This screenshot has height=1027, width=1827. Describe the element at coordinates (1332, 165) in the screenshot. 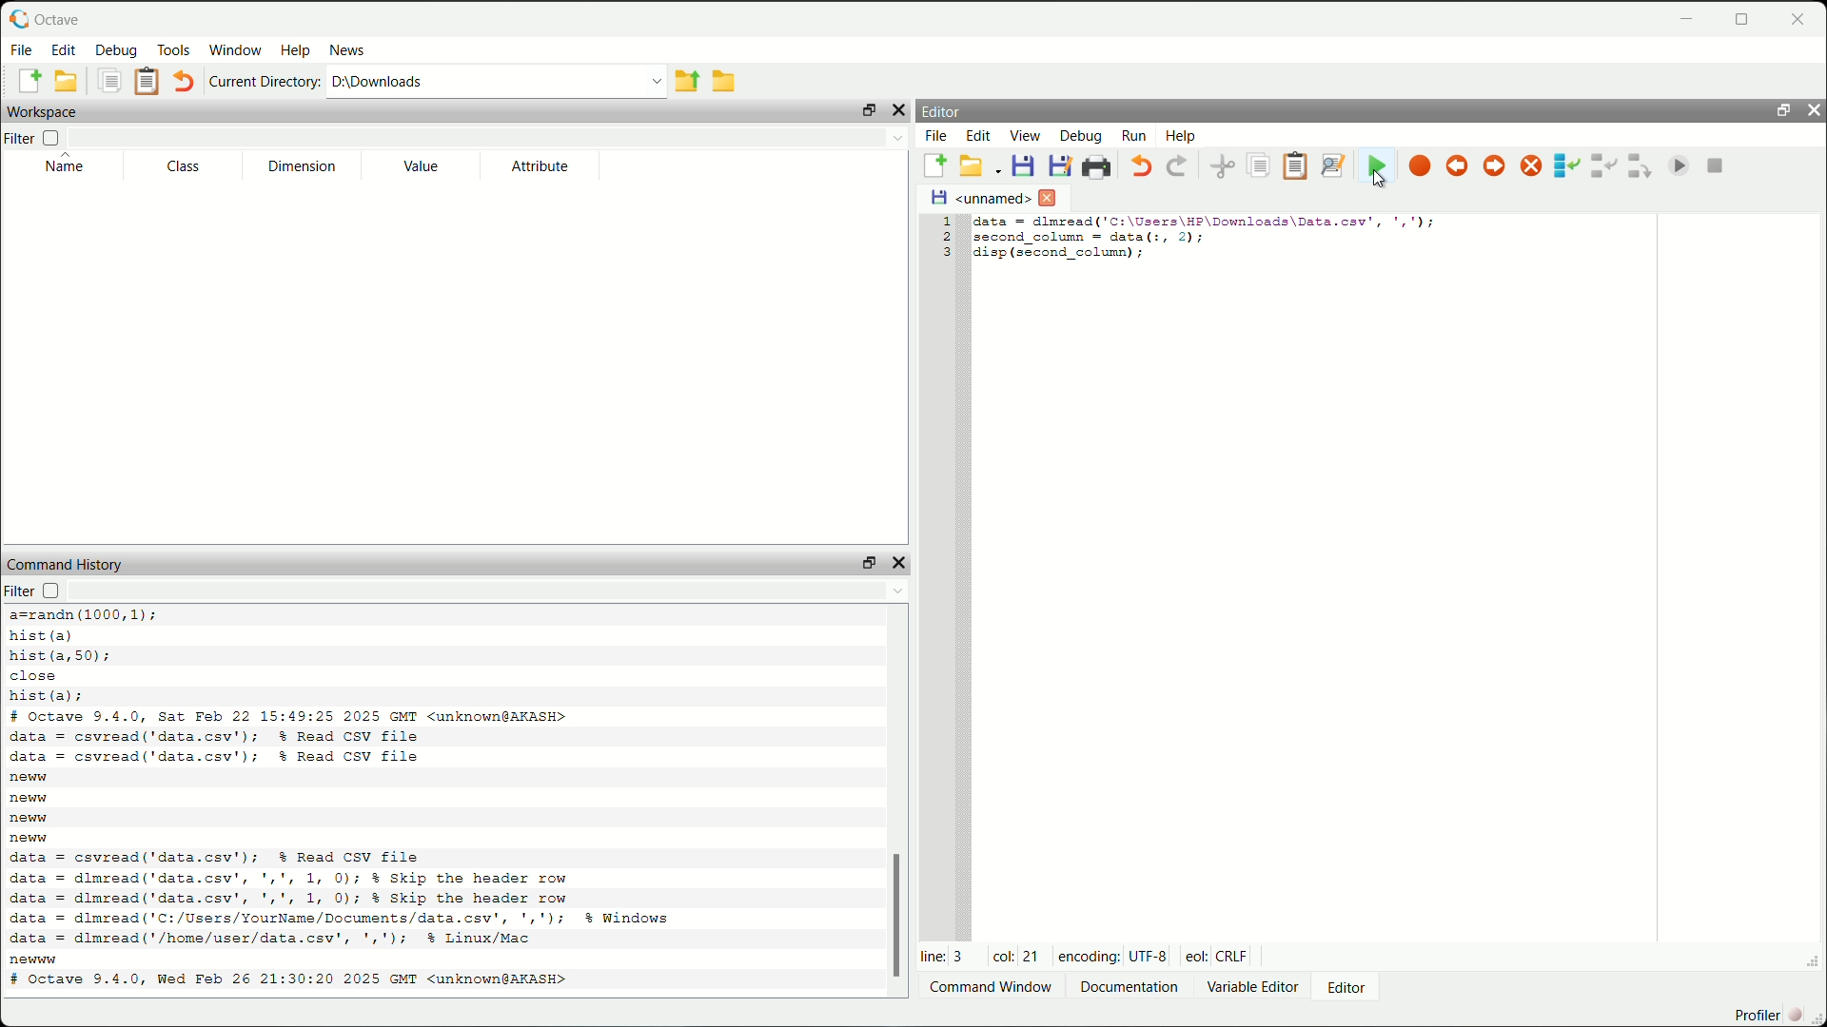

I see `find and replace` at that location.